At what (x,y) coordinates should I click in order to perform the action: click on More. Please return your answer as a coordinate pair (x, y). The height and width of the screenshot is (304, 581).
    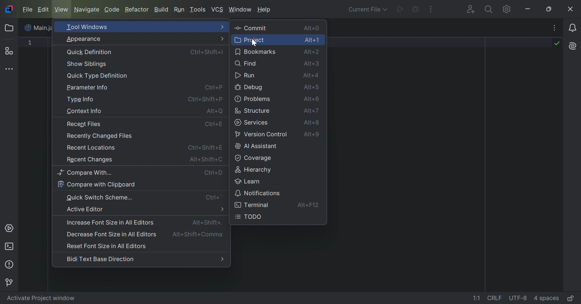
    Looking at the image, I should click on (222, 260).